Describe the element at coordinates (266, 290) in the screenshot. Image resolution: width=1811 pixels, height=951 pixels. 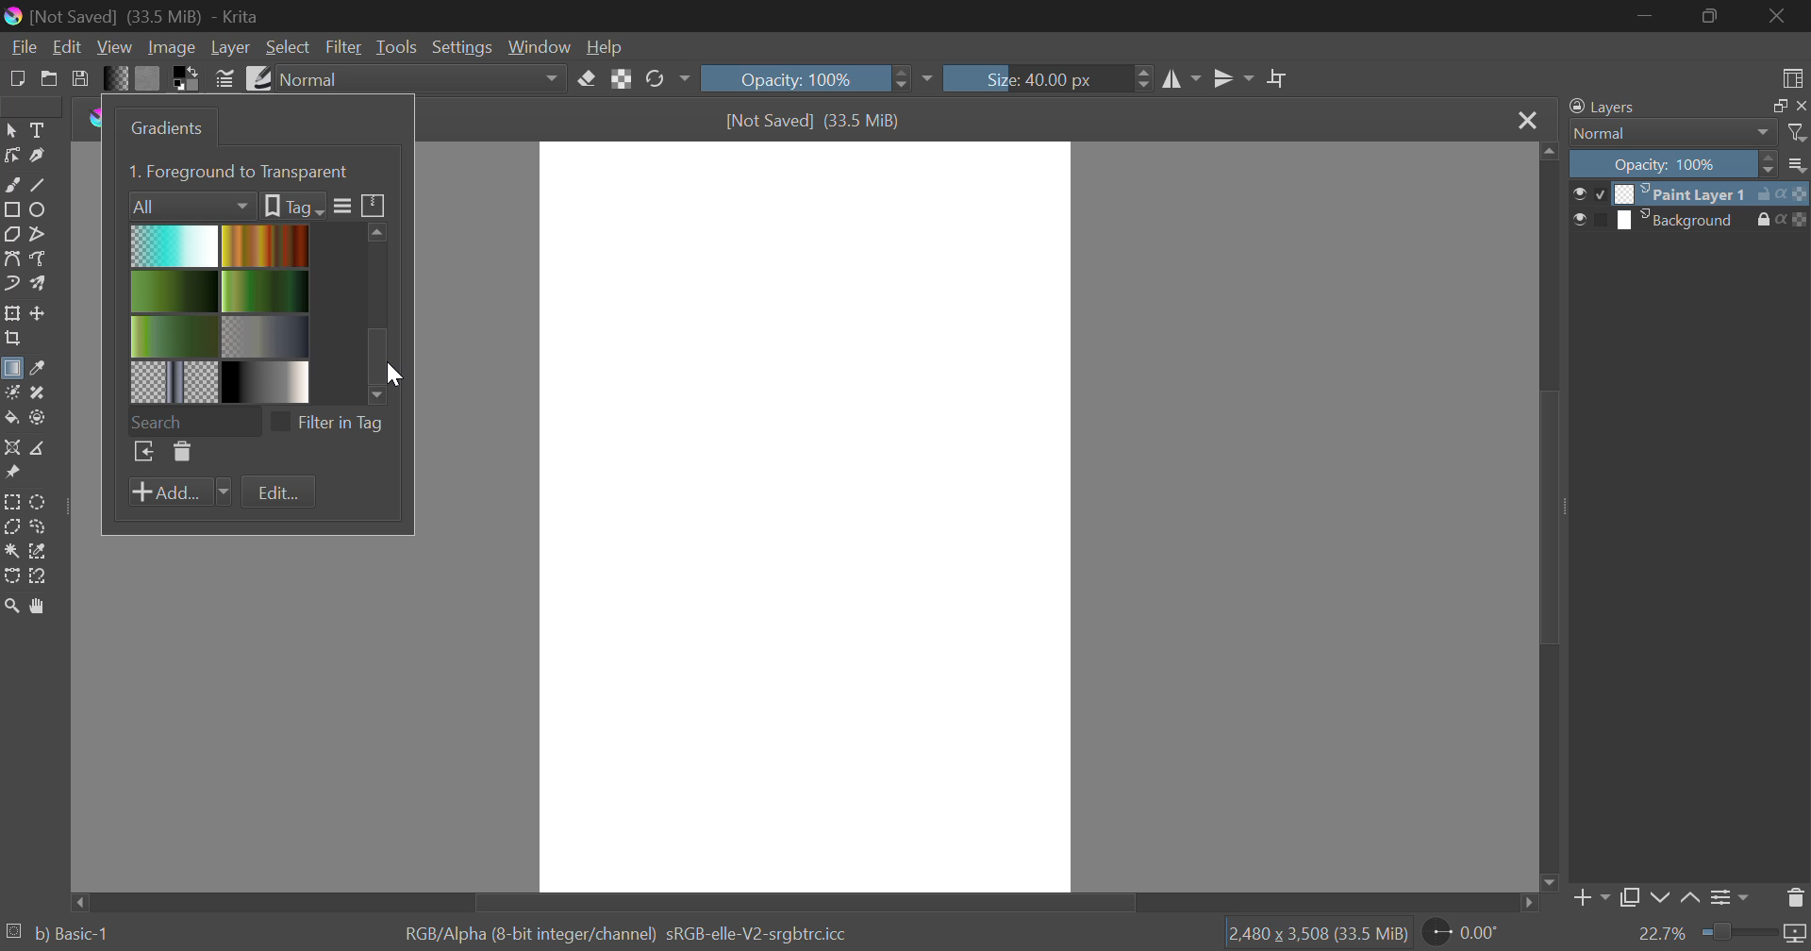
I see `Gradient 4` at that location.